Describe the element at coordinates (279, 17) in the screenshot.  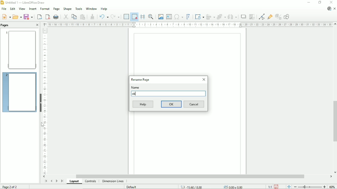
I see `Toggle extrusion` at that location.